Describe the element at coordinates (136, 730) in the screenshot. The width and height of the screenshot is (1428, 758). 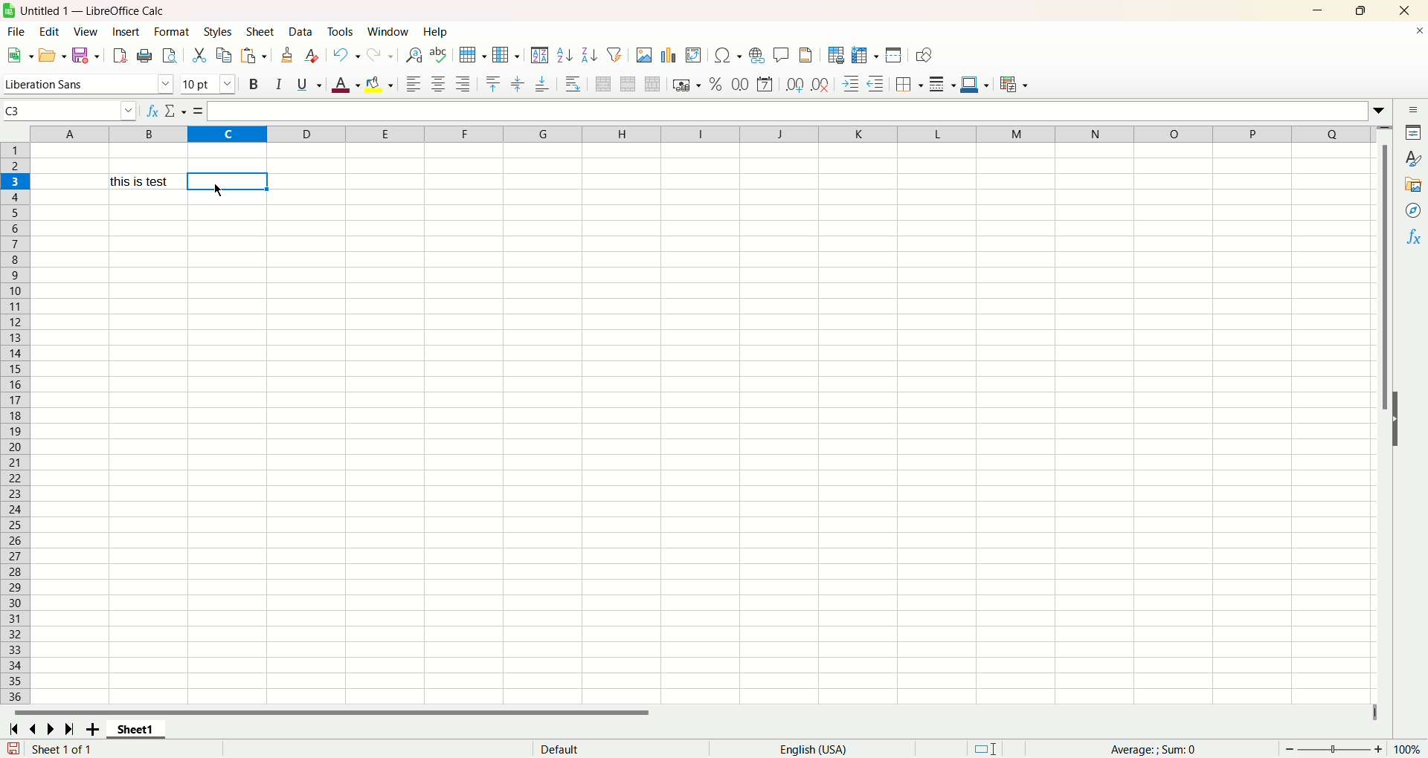
I see `sheet name` at that location.